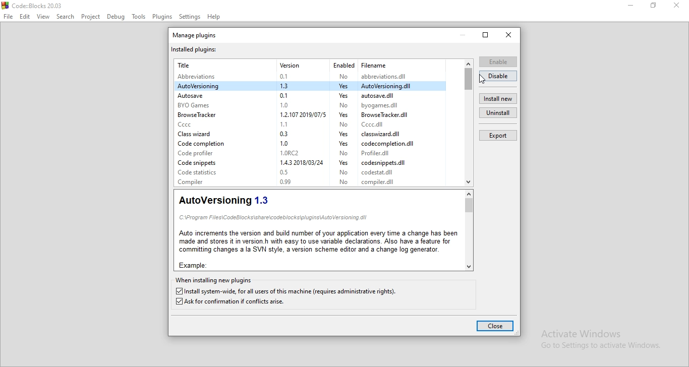  I want to click on Cccc, so click(201, 124).